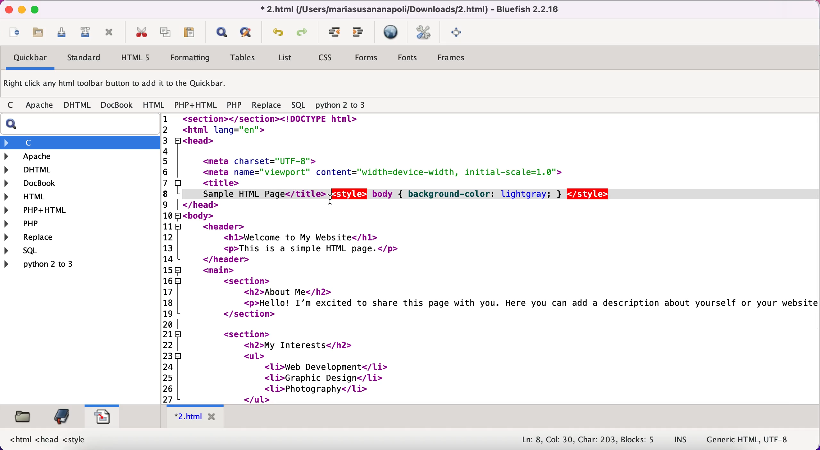  I want to click on html5, so click(134, 57).